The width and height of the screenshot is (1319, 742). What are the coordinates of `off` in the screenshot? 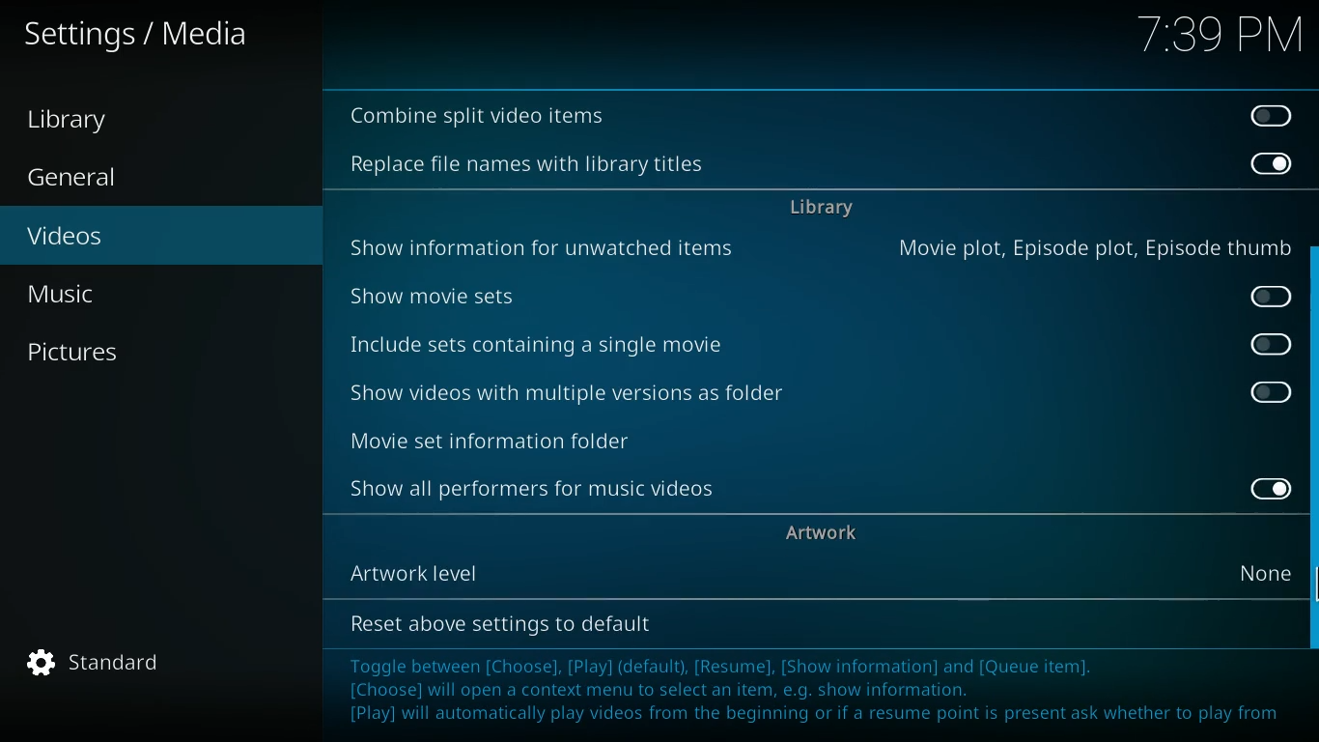 It's located at (1273, 345).